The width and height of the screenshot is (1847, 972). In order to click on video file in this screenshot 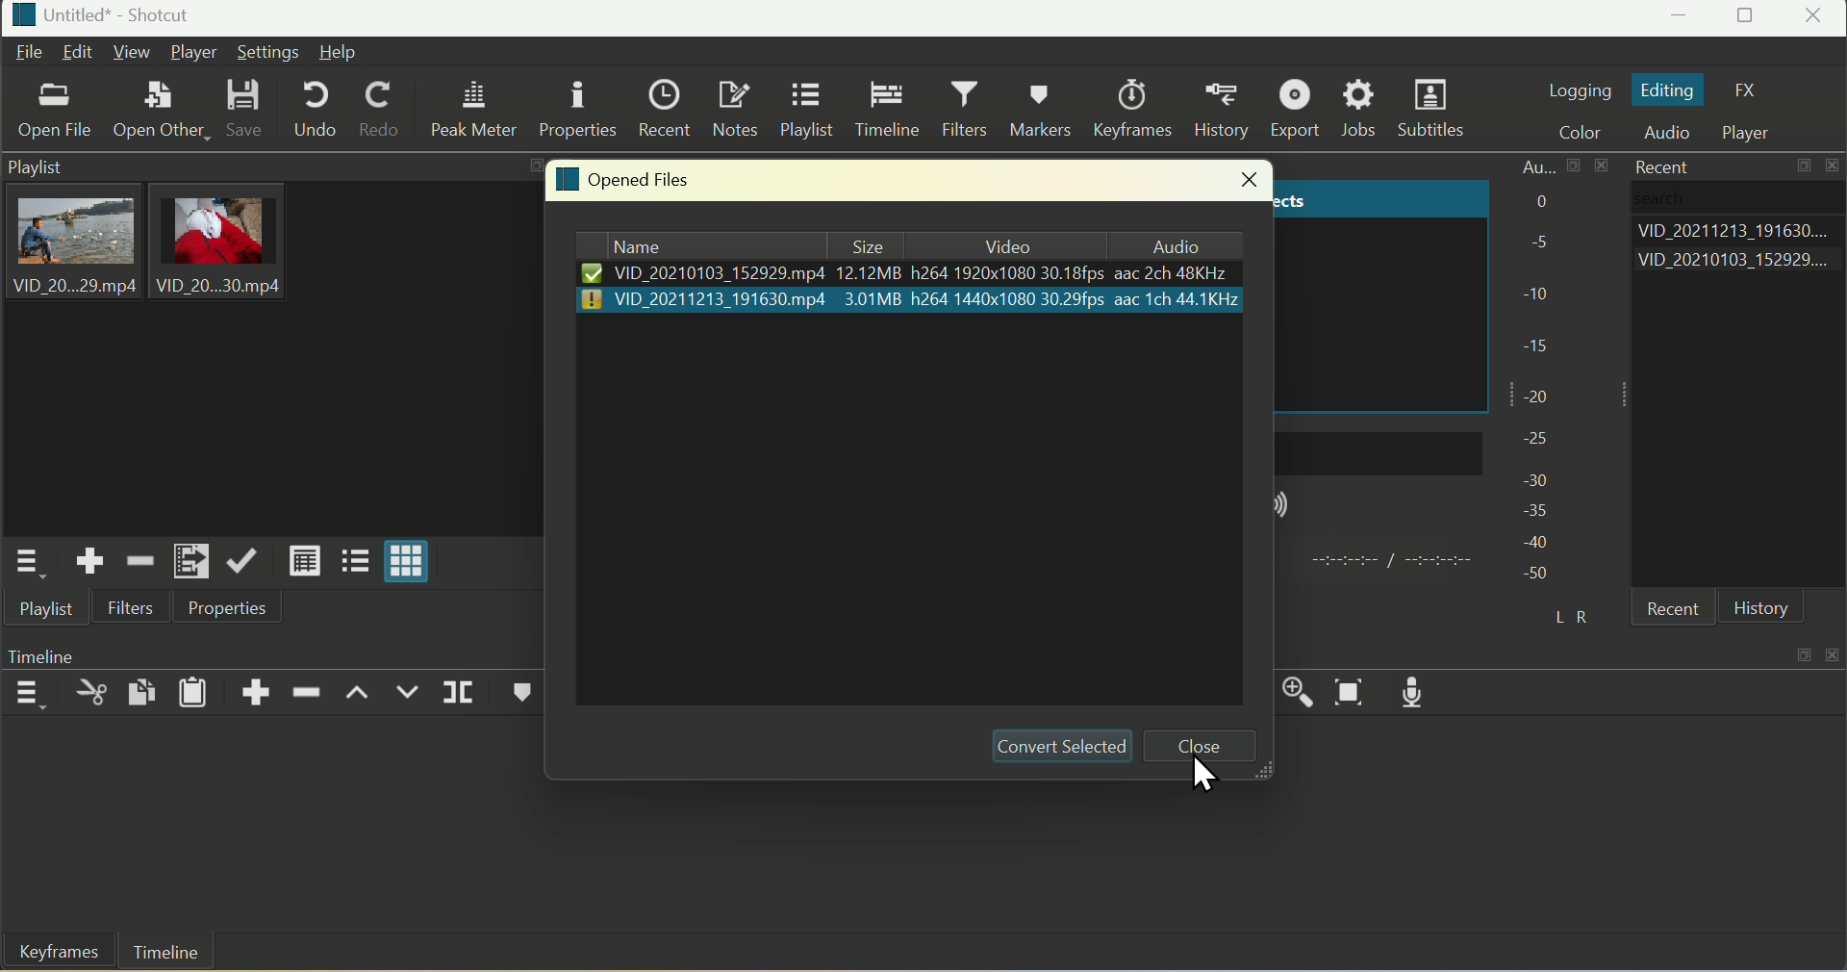, I will do `click(909, 273)`.